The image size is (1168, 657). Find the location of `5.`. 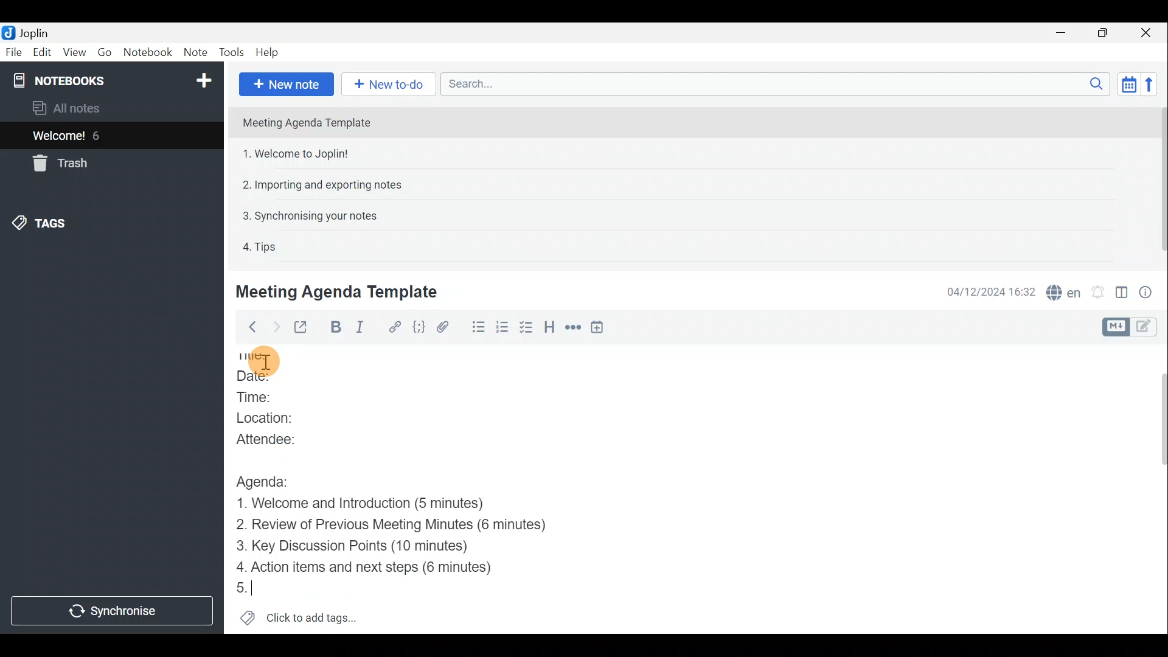

5. is located at coordinates (251, 590).